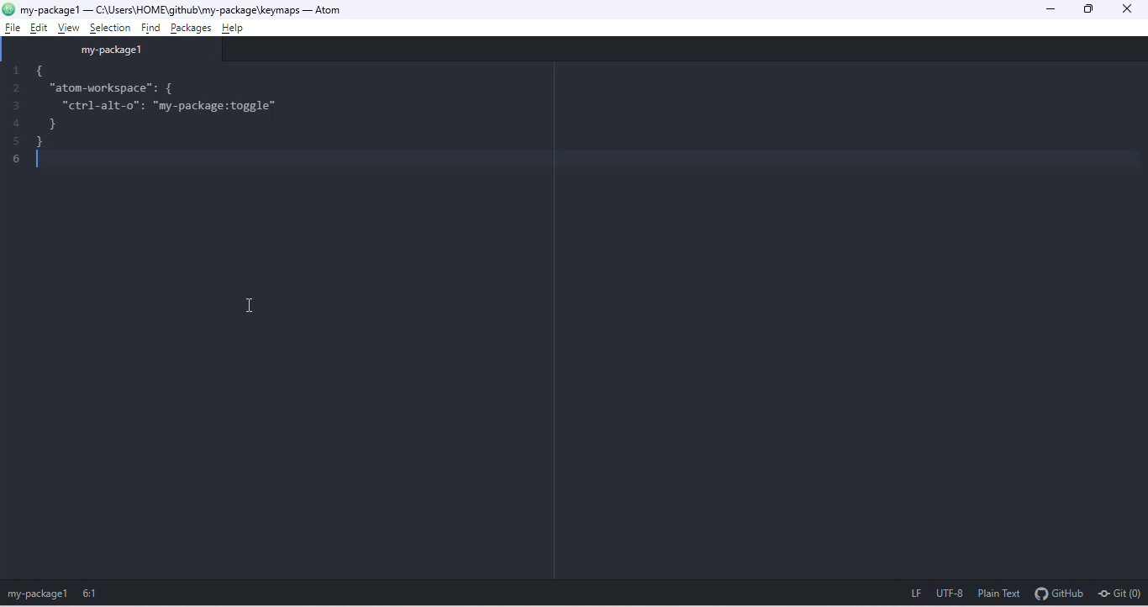 The height and width of the screenshot is (607, 1148). I want to click on file, so click(10, 29).